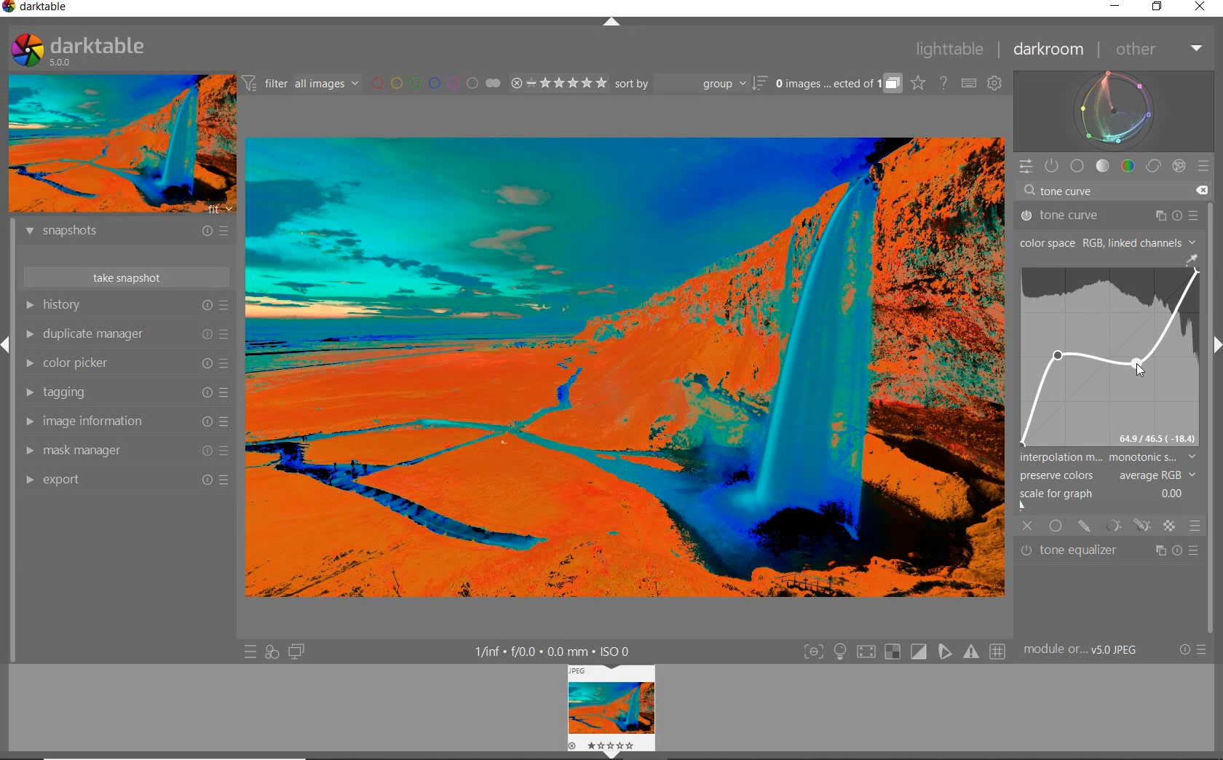  What do you see at coordinates (126, 392) in the screenshot?
I see `tagging` at bounding box center [126, 392].